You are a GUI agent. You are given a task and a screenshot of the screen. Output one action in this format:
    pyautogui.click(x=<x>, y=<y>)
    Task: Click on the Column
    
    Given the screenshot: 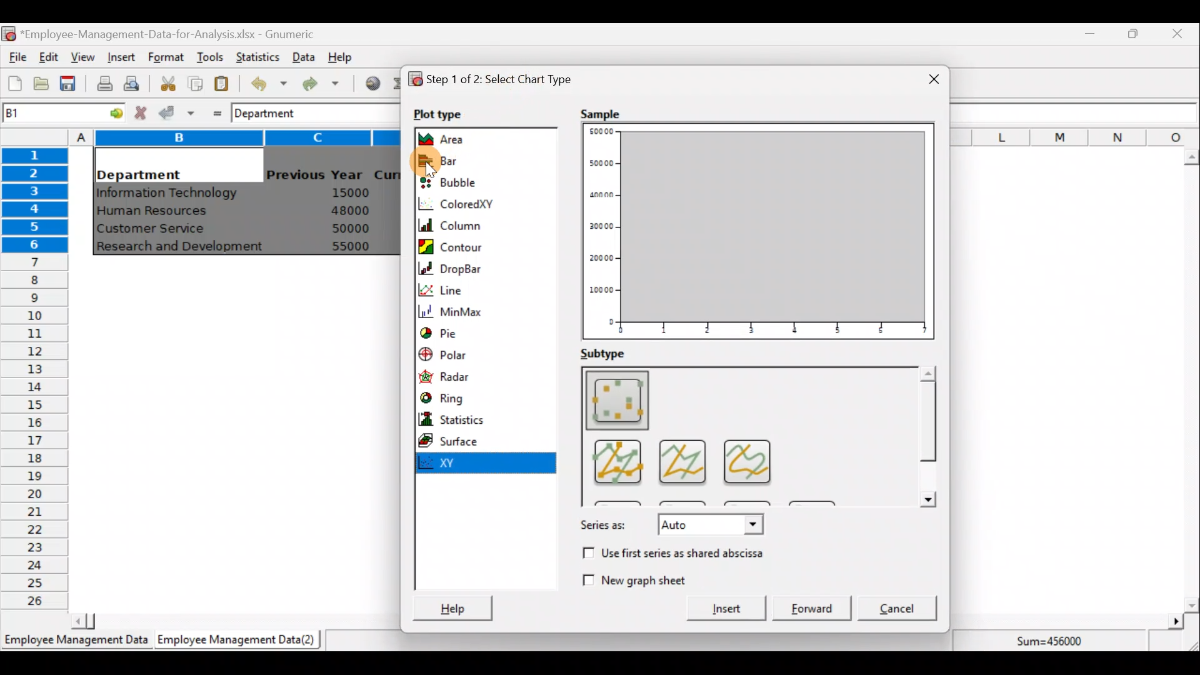 What is the action you would take?
    pyautogui.click(x=479, y=226)
    